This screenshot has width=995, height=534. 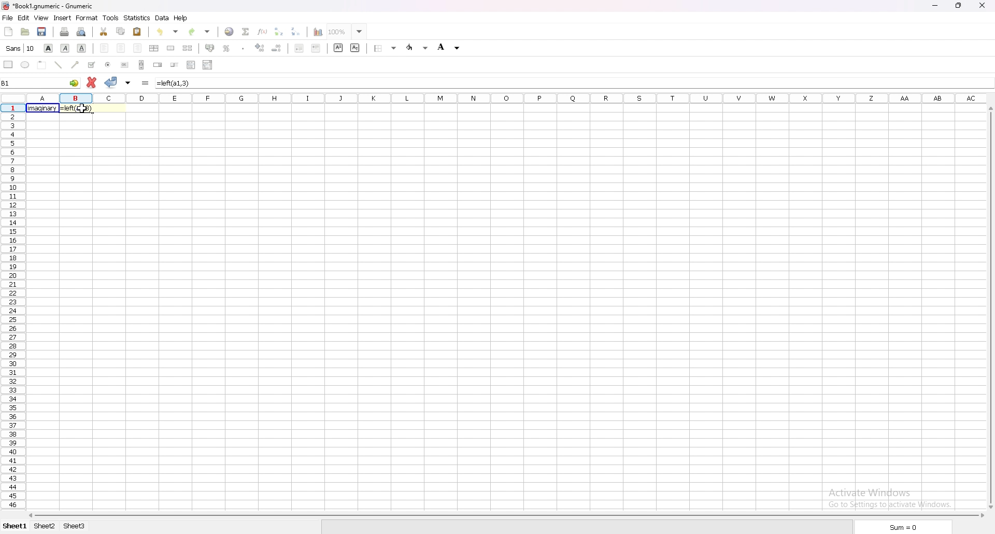 I want to click on increase decimals, so click(x=260, y=48).